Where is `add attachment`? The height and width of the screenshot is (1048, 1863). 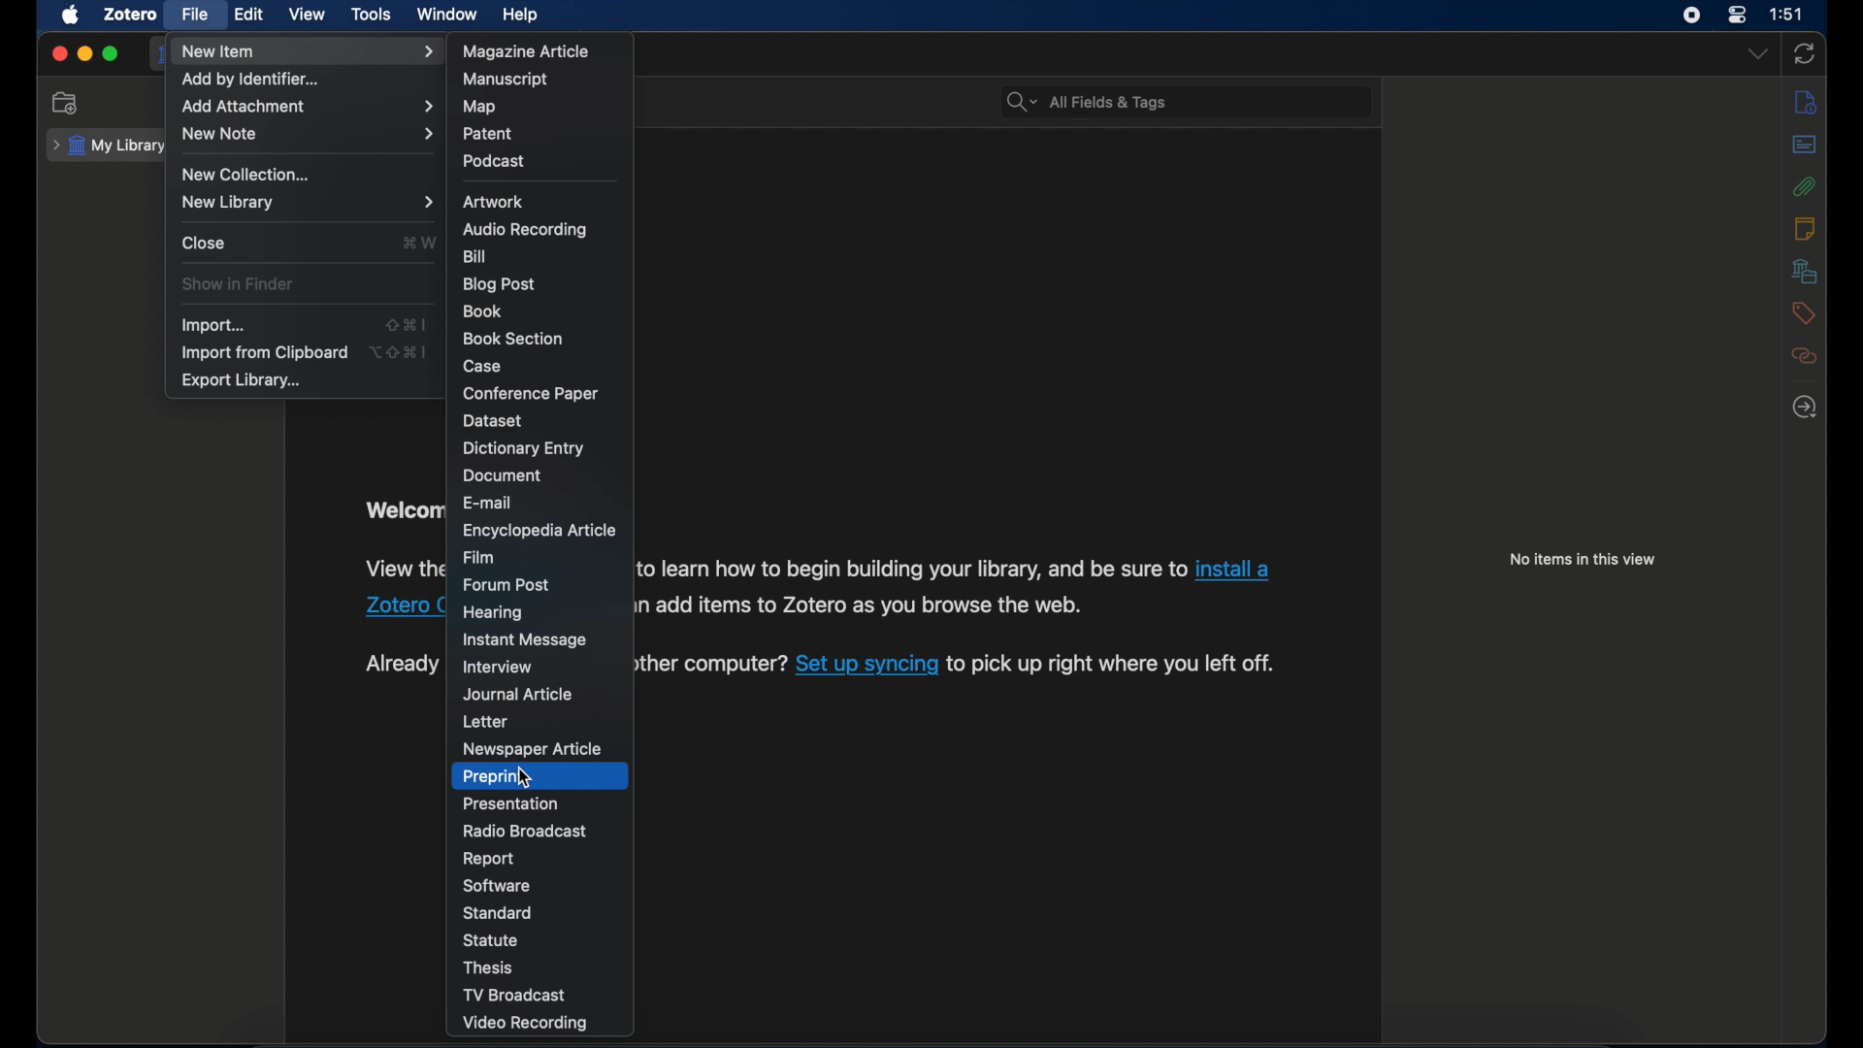
add attachment is located at coordinates (310, 108).